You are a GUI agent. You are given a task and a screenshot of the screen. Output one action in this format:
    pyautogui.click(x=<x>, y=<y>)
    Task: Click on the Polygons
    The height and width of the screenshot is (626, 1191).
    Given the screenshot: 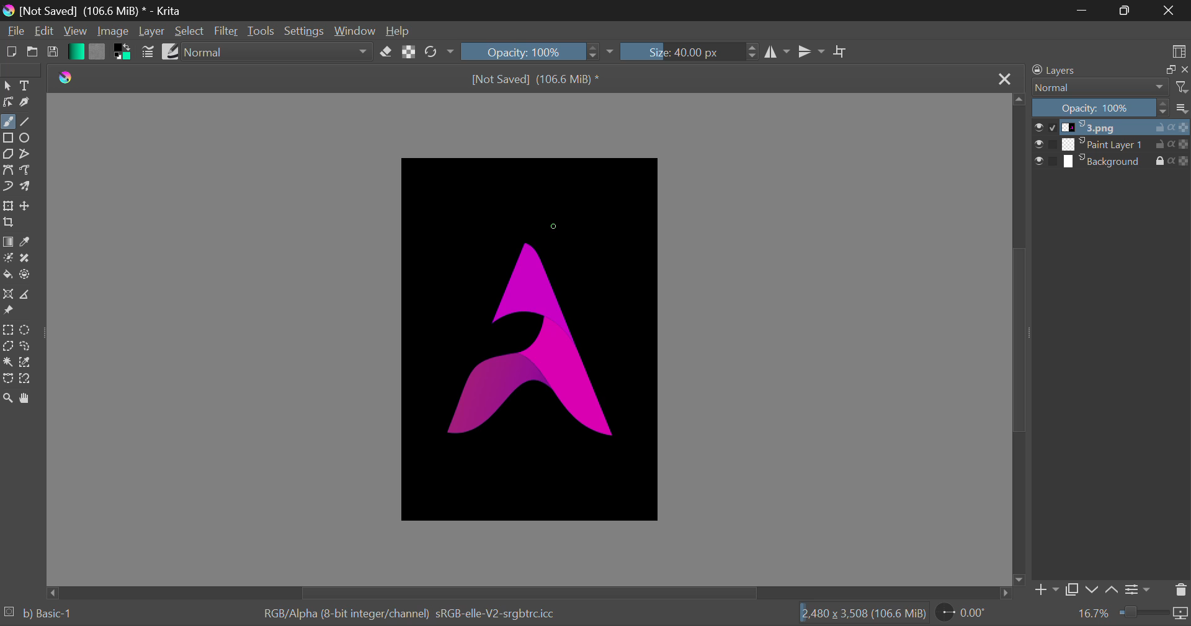 What is the action you would take?
    pyautogui.click(x=7, y=155)
    